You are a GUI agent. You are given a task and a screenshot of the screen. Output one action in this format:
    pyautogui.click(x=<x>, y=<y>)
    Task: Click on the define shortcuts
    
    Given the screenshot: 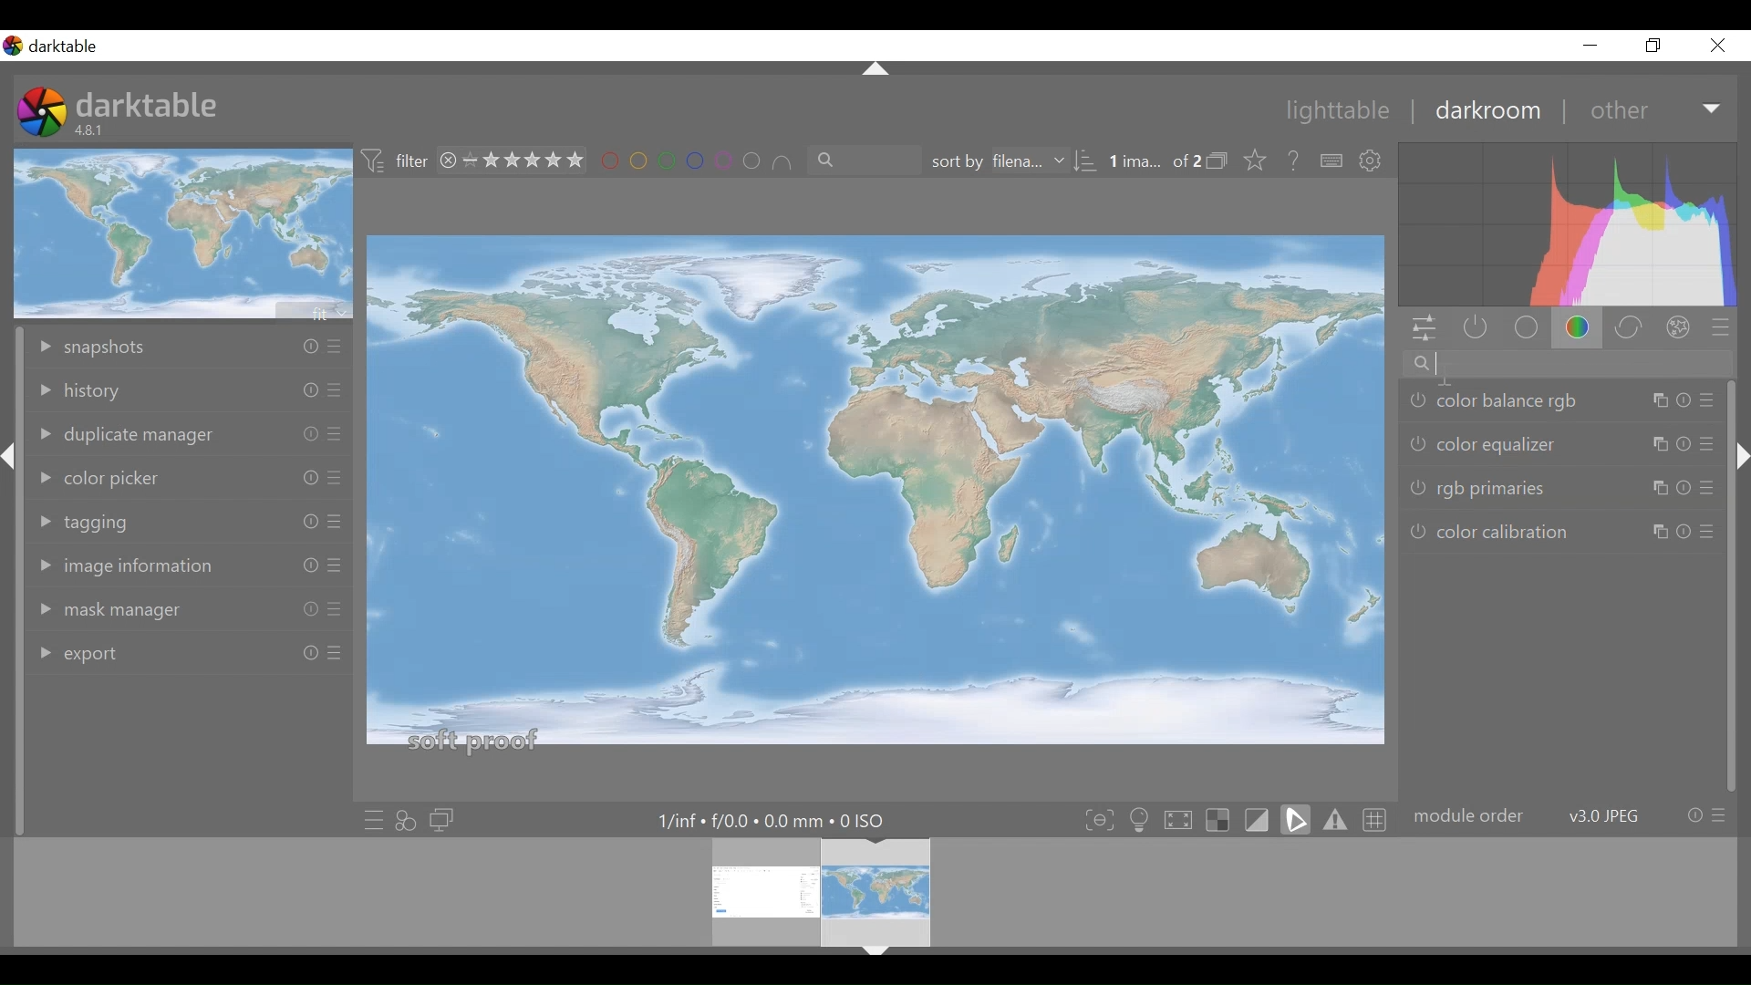 What is the action you would take?
    pyautogui.click(x=1332, y=161)
    